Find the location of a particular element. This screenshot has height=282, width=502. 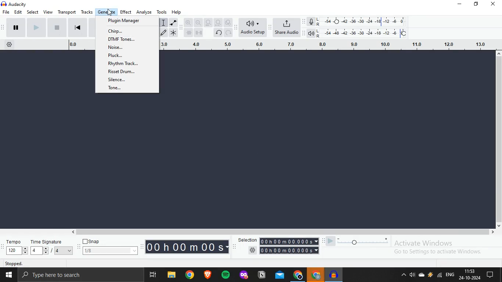

Outlook is located at coordinates (280, 276).